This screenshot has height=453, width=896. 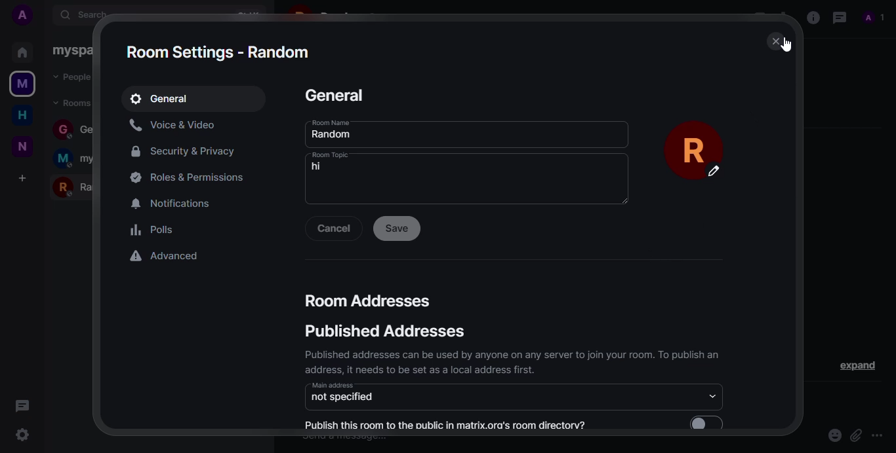 I want to click on new, so click(x=22, y=147).